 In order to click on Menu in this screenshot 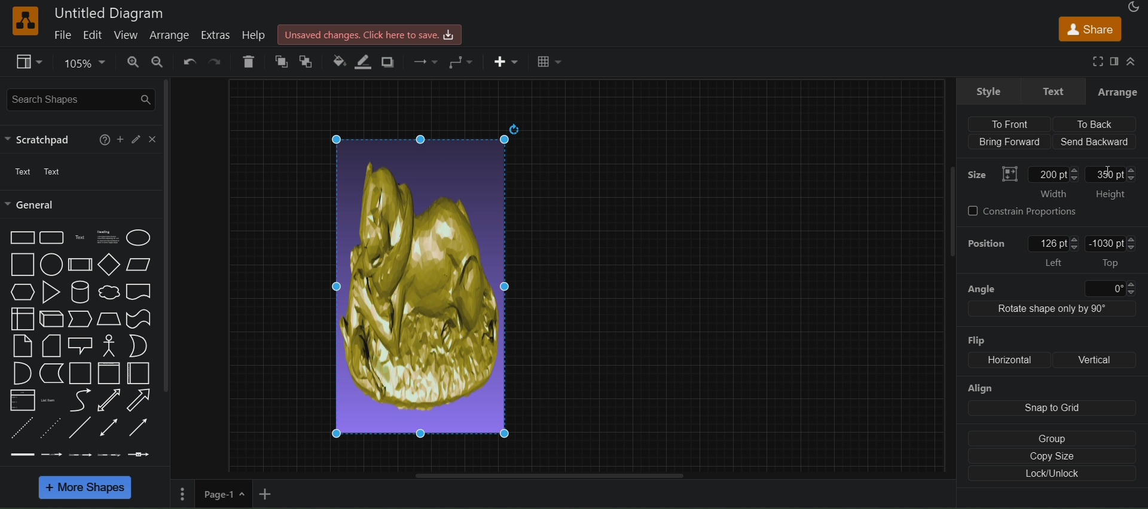, I will do `click(181, 496)`.